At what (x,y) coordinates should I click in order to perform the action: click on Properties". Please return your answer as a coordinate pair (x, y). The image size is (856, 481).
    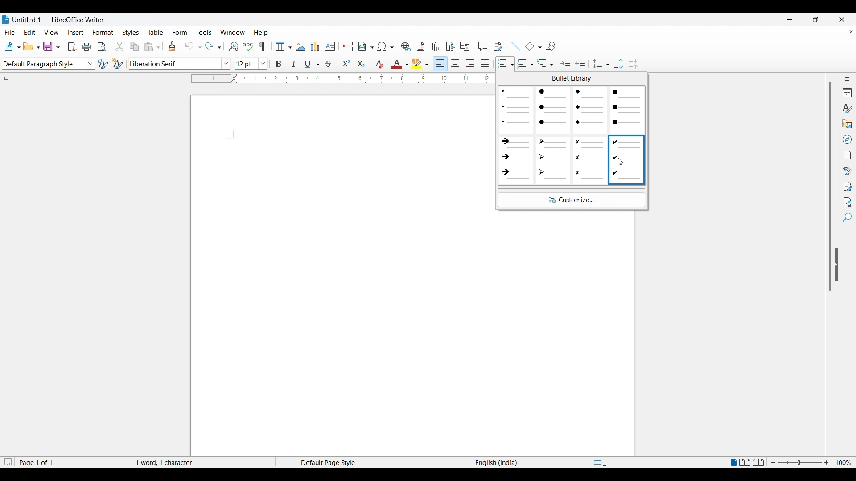
    Looking at the image, I should click on (846, 92).